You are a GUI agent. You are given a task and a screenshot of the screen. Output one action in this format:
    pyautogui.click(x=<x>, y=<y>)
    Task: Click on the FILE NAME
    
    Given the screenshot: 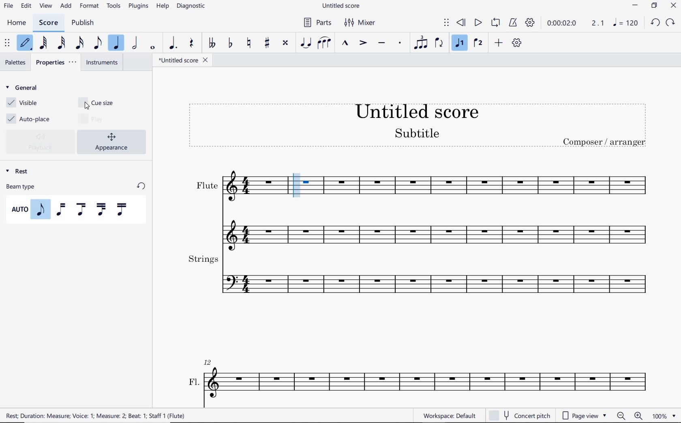 What is the action you would take?
    pyautogui.click(x=343, y=6)
    